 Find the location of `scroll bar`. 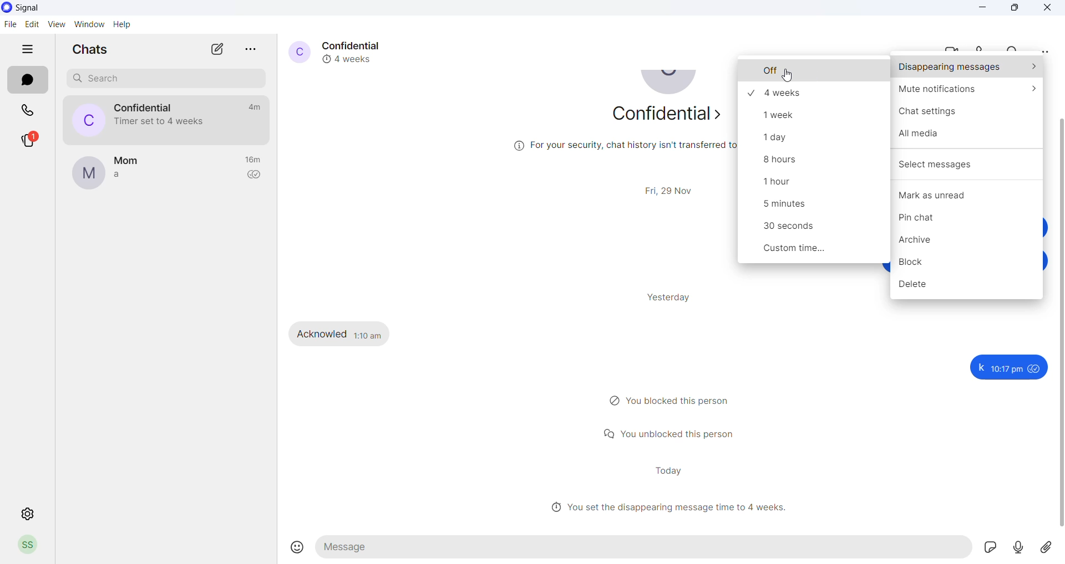

scroll bar is located at coordinates (1058, 325).